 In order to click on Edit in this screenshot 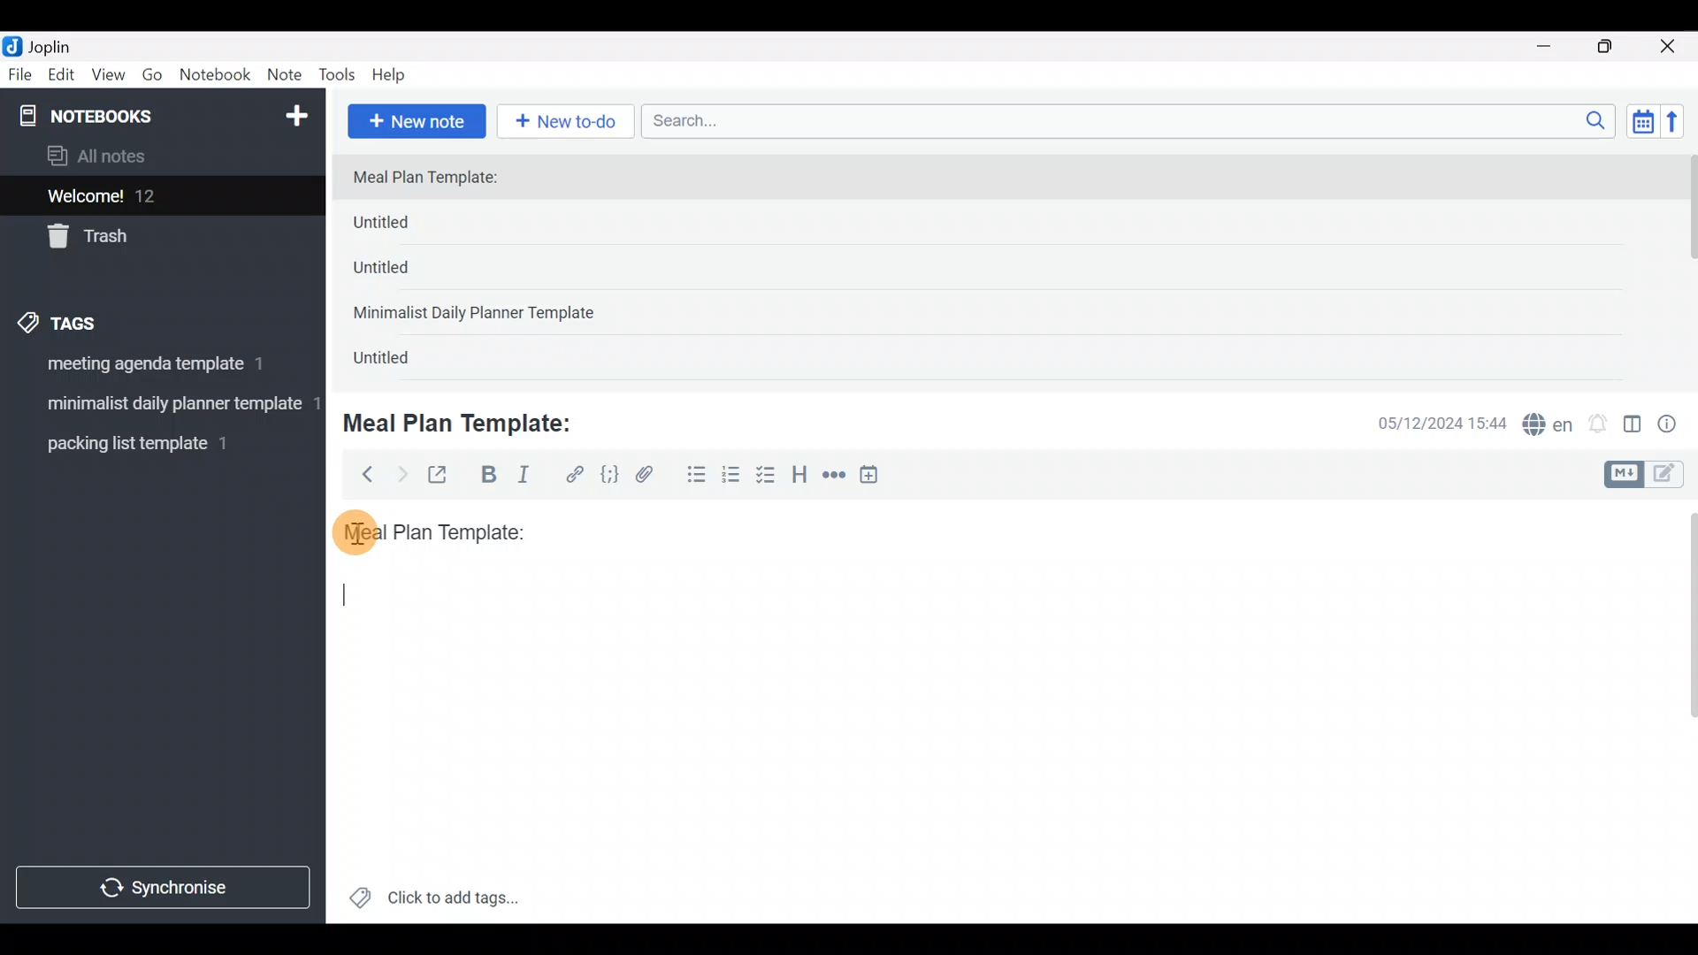, I will do `click(62, 78)`.